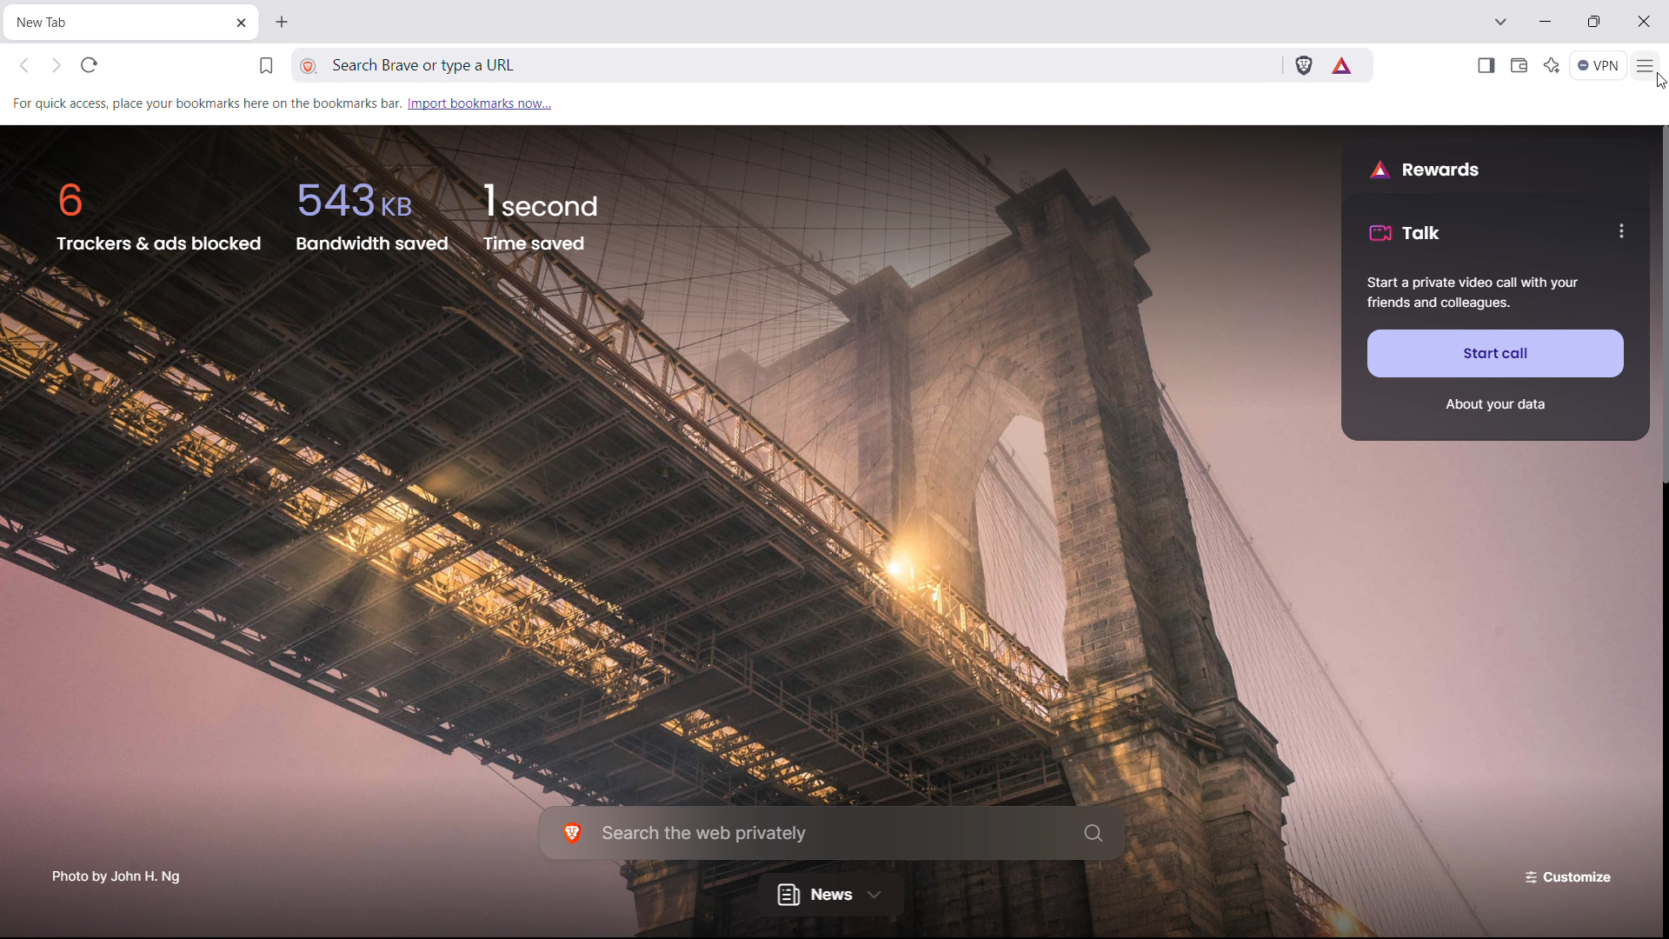 The height and width of the screenshot is (939, 1669). What do you see at coordinates (1546, 23) in the screenshot?
I see `minimize` at bounding box center [1546, 23].